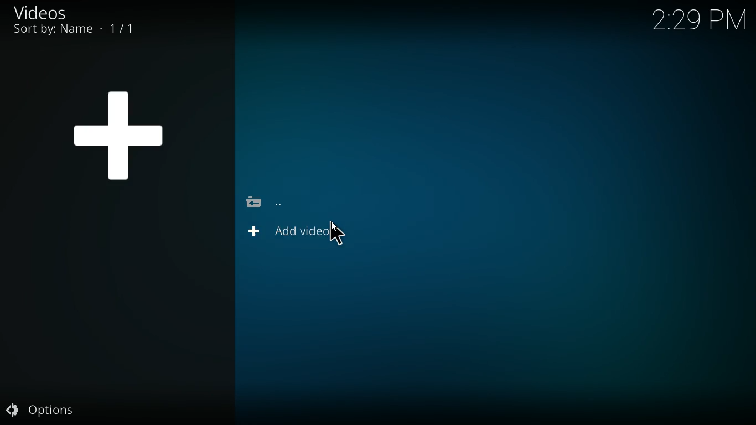 The width and height of the screenshot is (756, 425). Describe the element at coordinates (700, 23) in the screenshot. I see `2:29 PM` at that location.